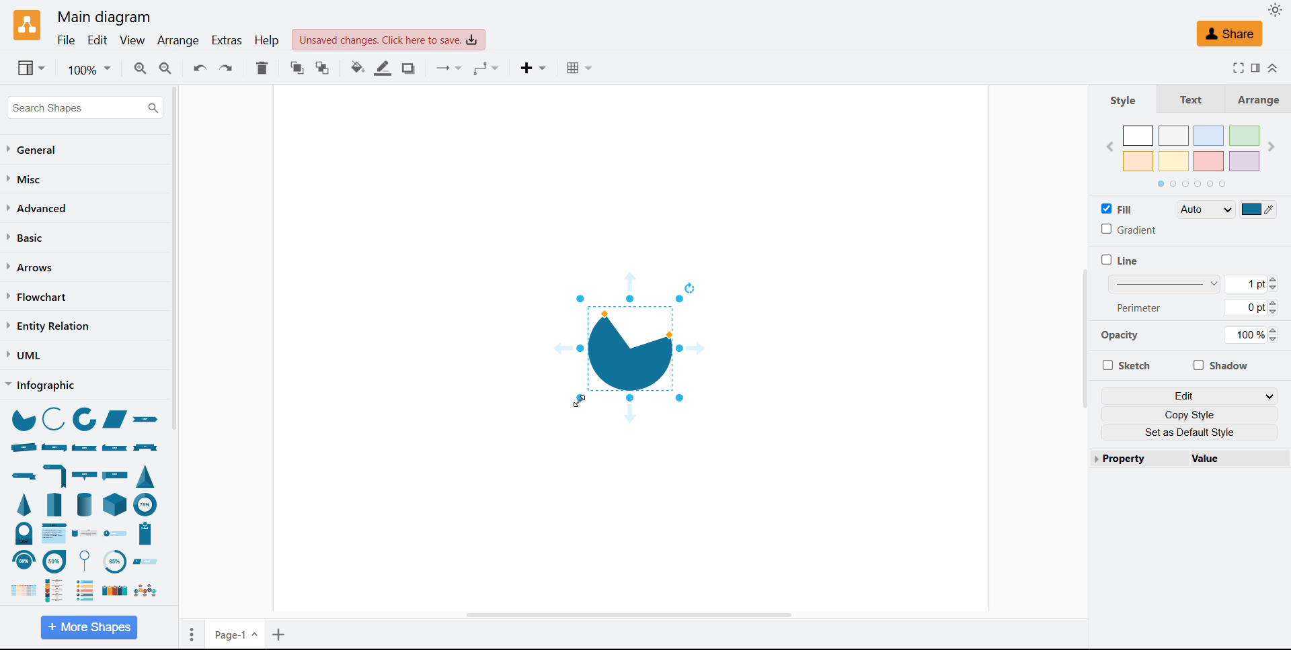  I want to click on circular callout, so click(54, 561).